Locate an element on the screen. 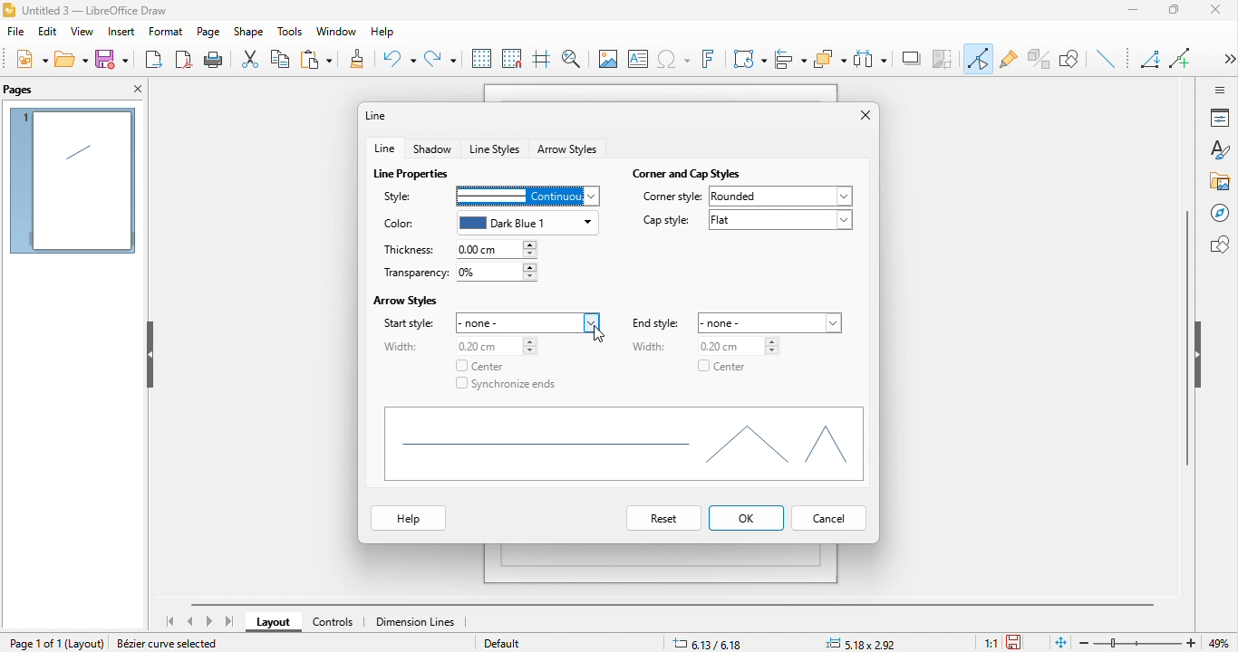 Image resolution: width=1238 pixels, height=652 pixels. start style is located at coordinates (408, 324).